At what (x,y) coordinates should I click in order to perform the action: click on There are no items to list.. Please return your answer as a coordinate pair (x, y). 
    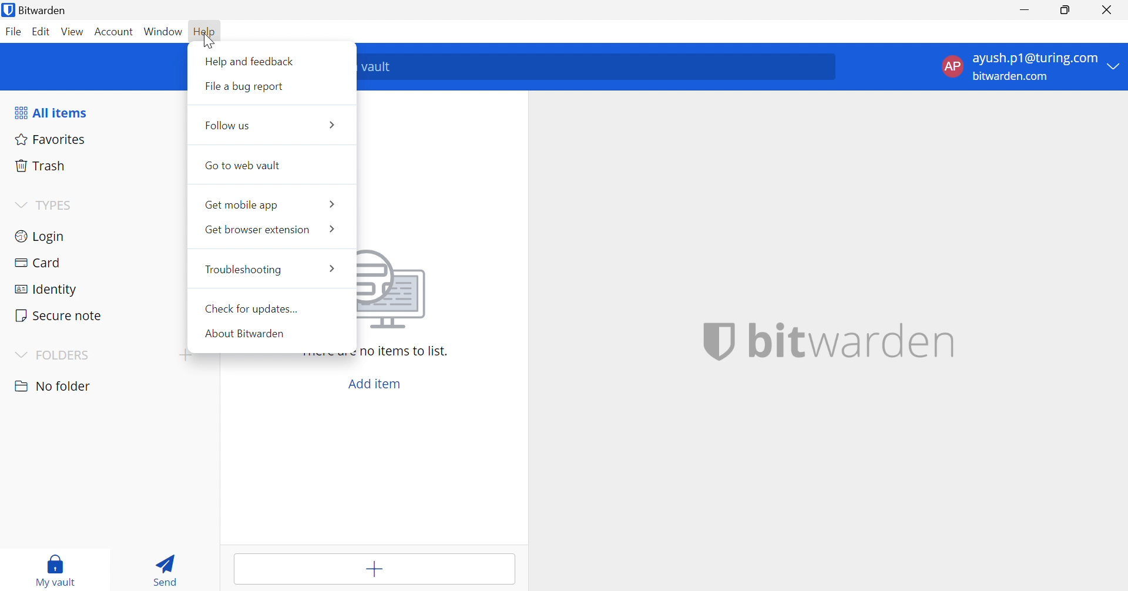
    Looking at the image, I should click on (408, 351).